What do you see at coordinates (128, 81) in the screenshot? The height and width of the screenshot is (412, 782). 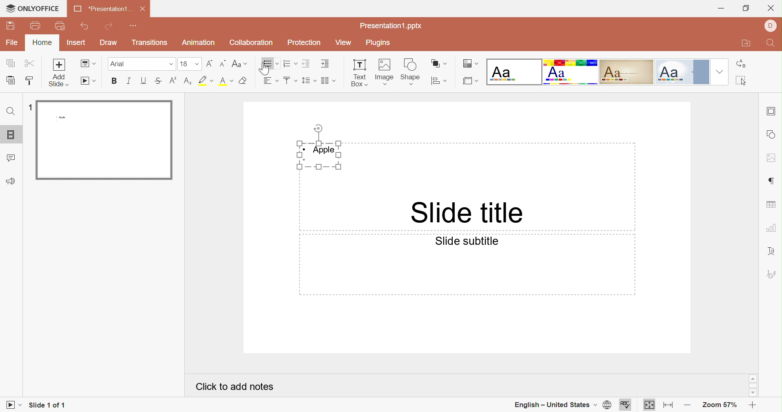 I see `Italic` at bounding box center [128, 81].